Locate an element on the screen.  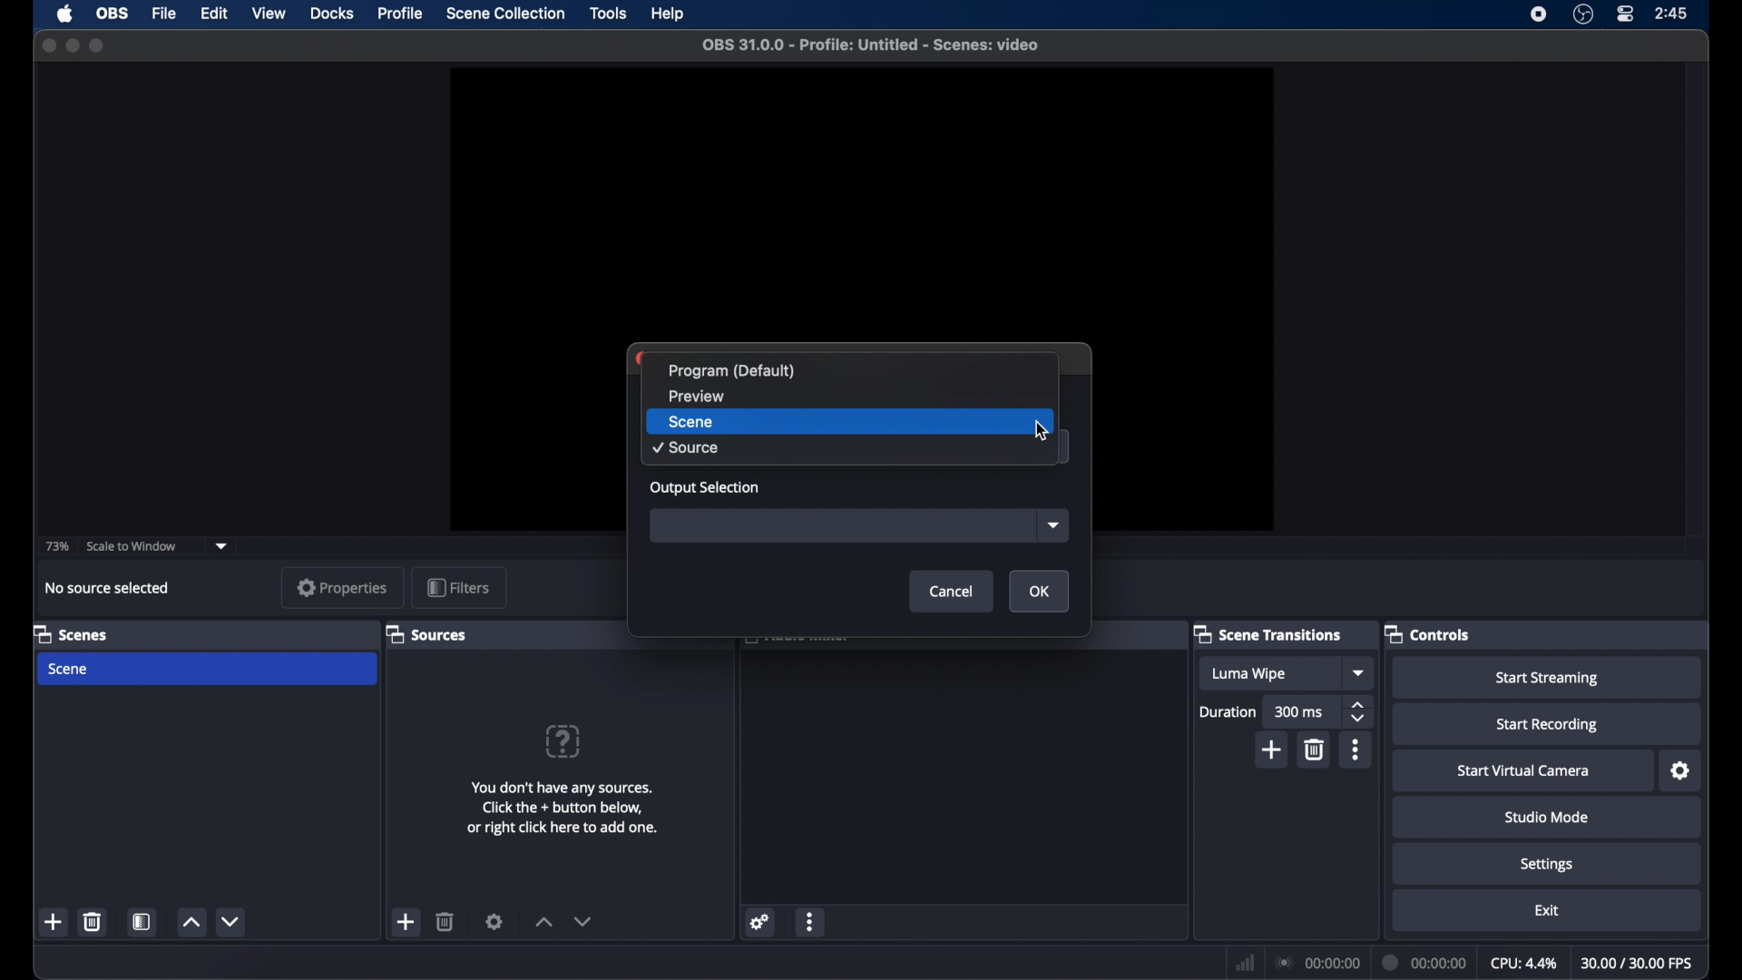
stepper buttons is located at coordinates (1359, 712).